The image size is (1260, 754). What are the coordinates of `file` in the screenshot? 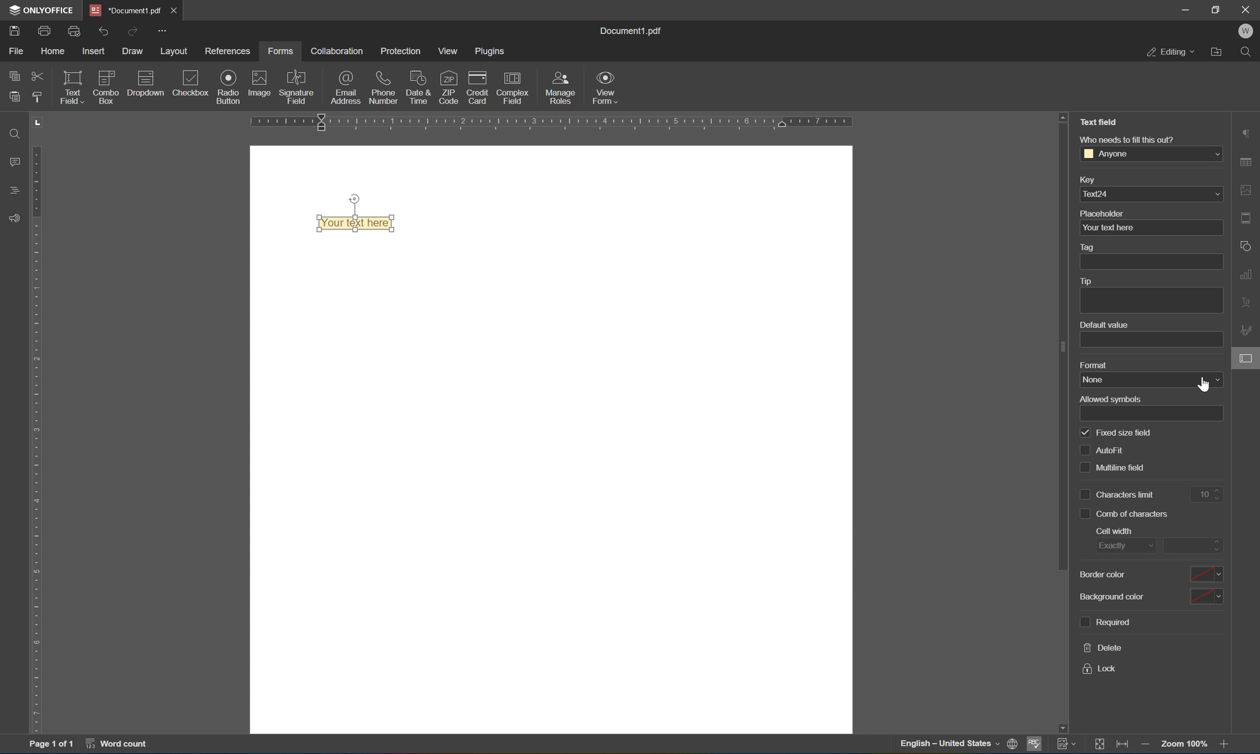 It's located at (16, 50).